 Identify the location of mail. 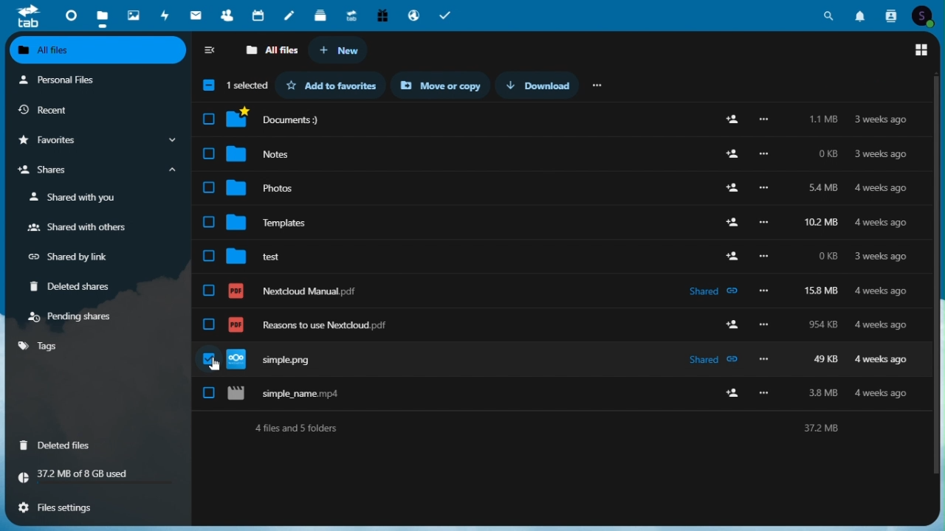
(198, 15).